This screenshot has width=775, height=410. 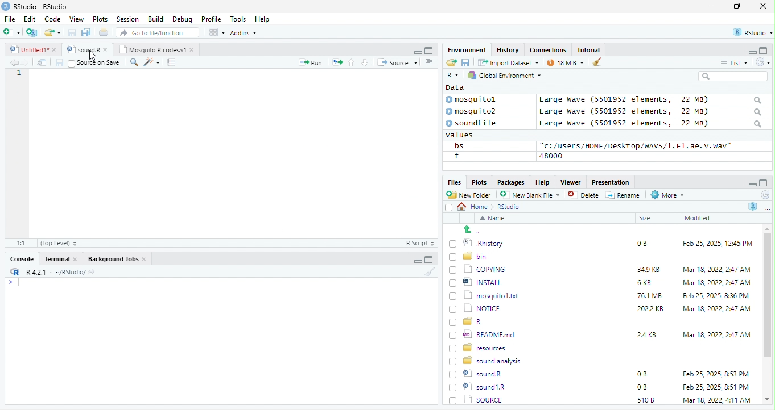 I want to click on Mosquito R codes.v1, so click(x=157, y=49).